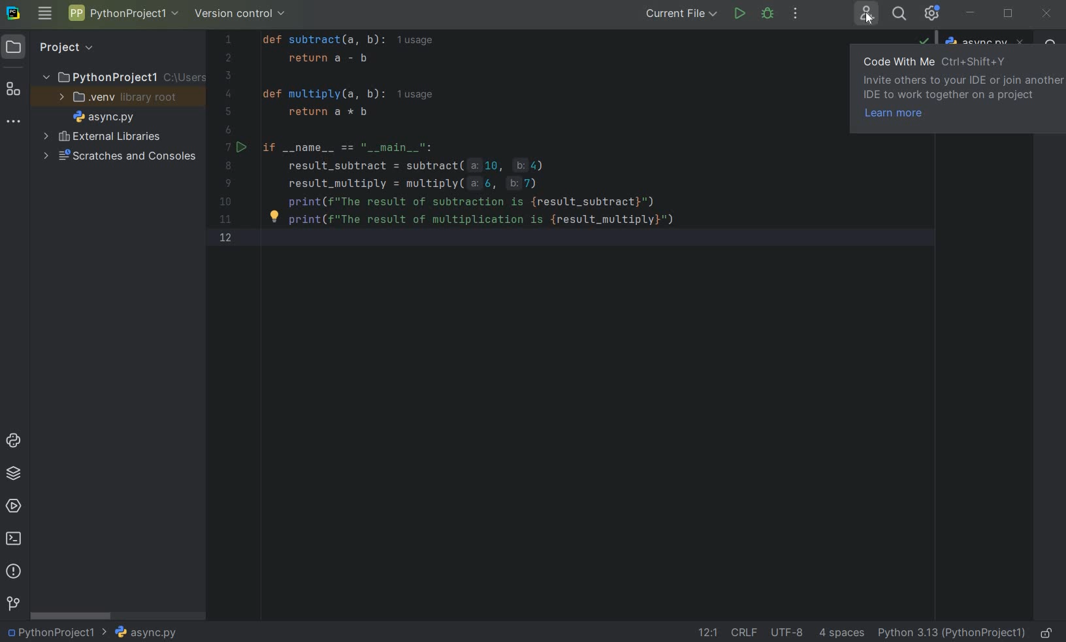 The width and height of the screenshot is (1066, 642). What do you see at coordinates (770, 16) in the screenshot?
I see `DEBUG` at bounding box center [770, 16].